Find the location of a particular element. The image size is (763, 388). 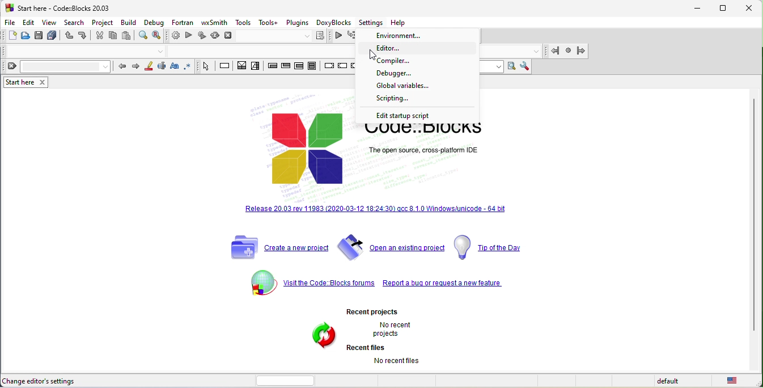

highlight is located at coordinates (151, 67).